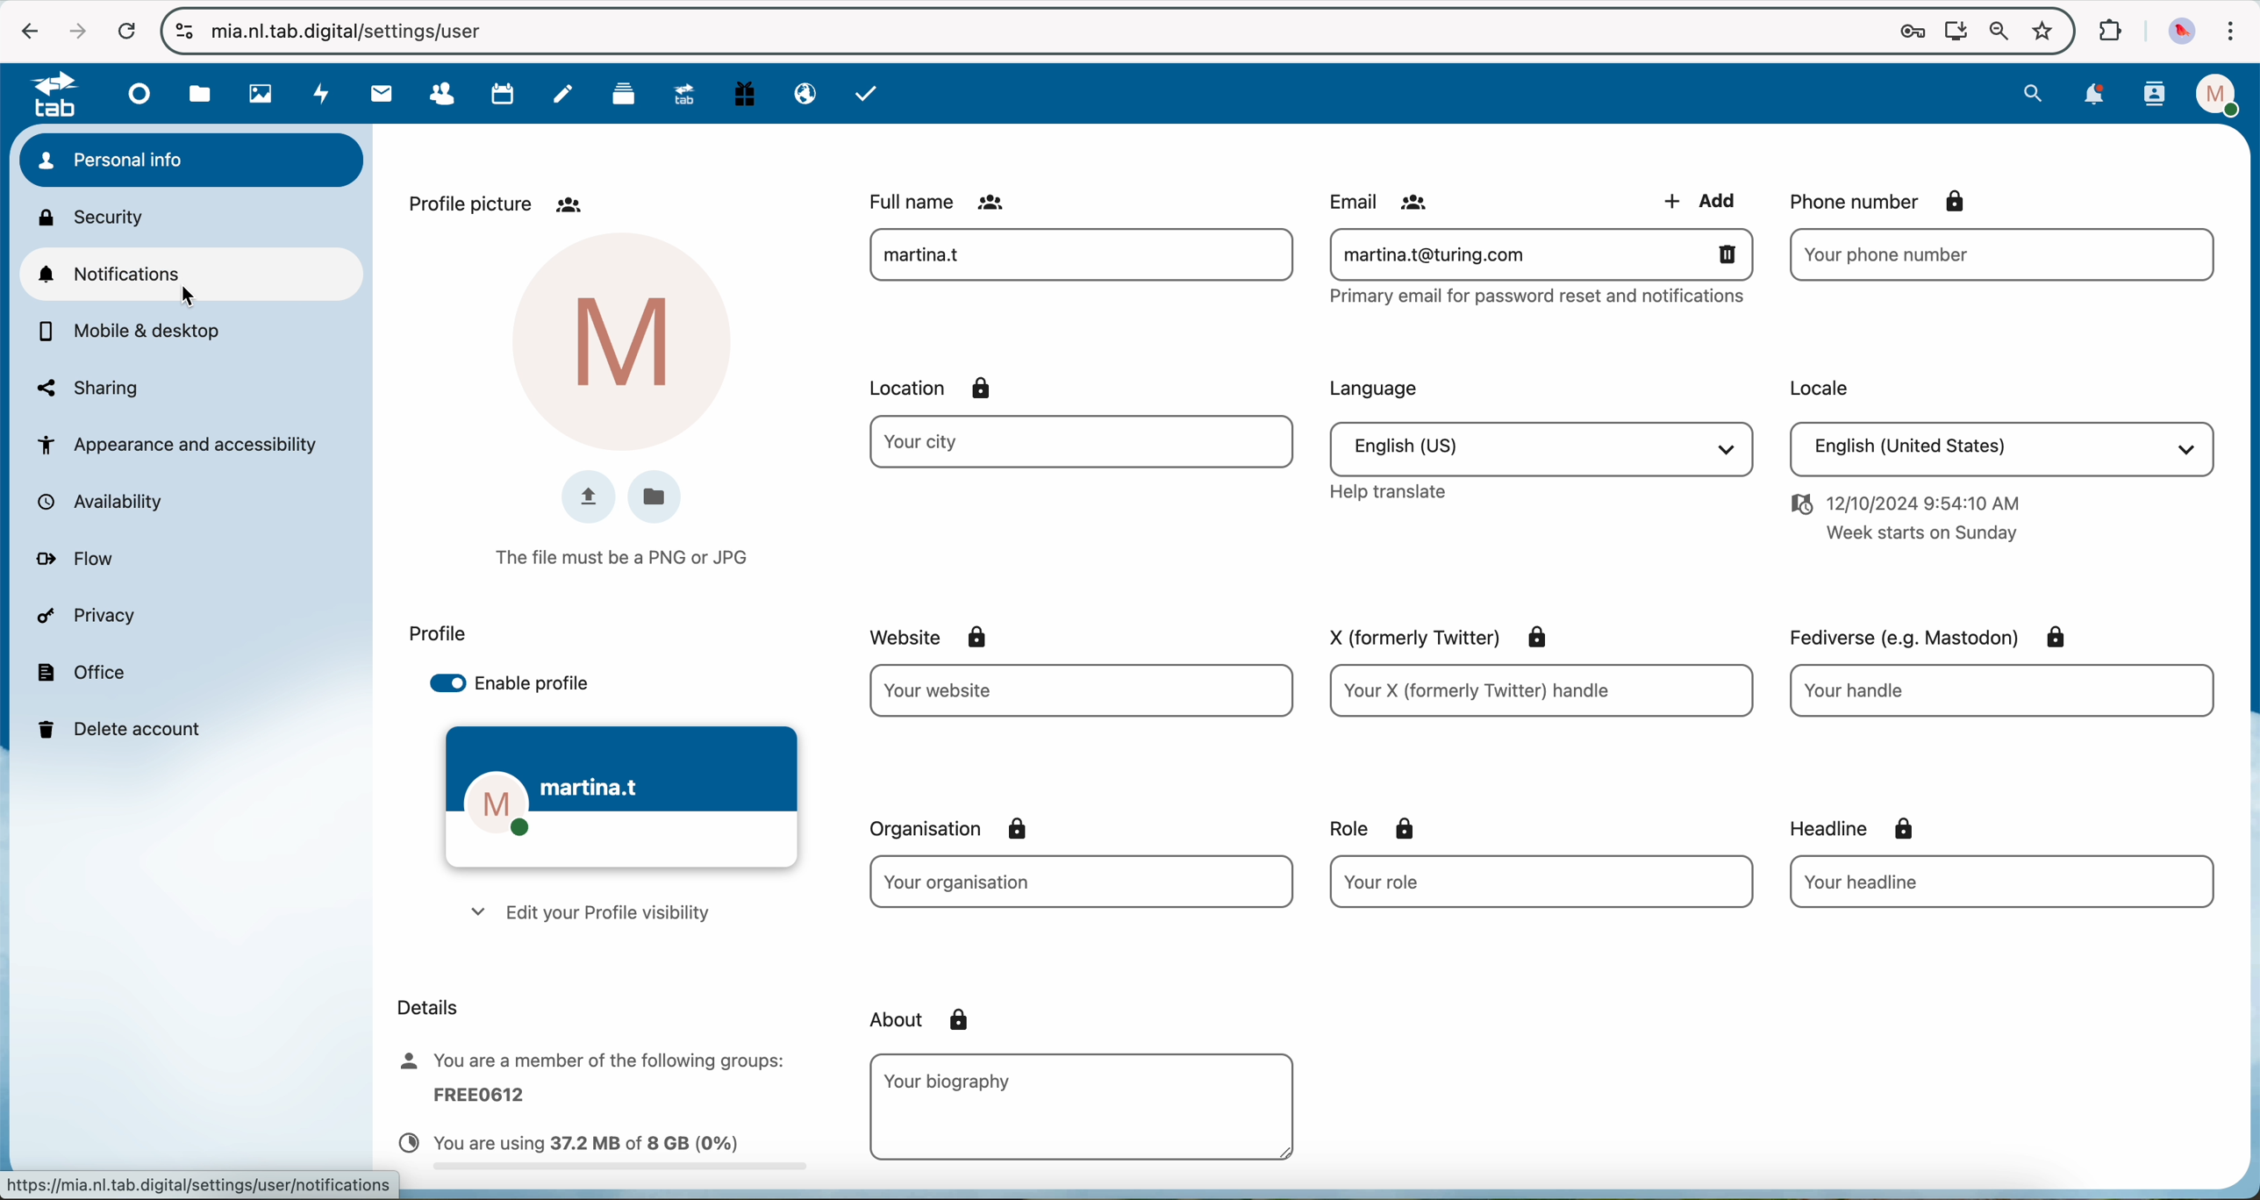 The height and width of the screenshot is (1200, 2260). I want to click on cursor, so click(188, 294).